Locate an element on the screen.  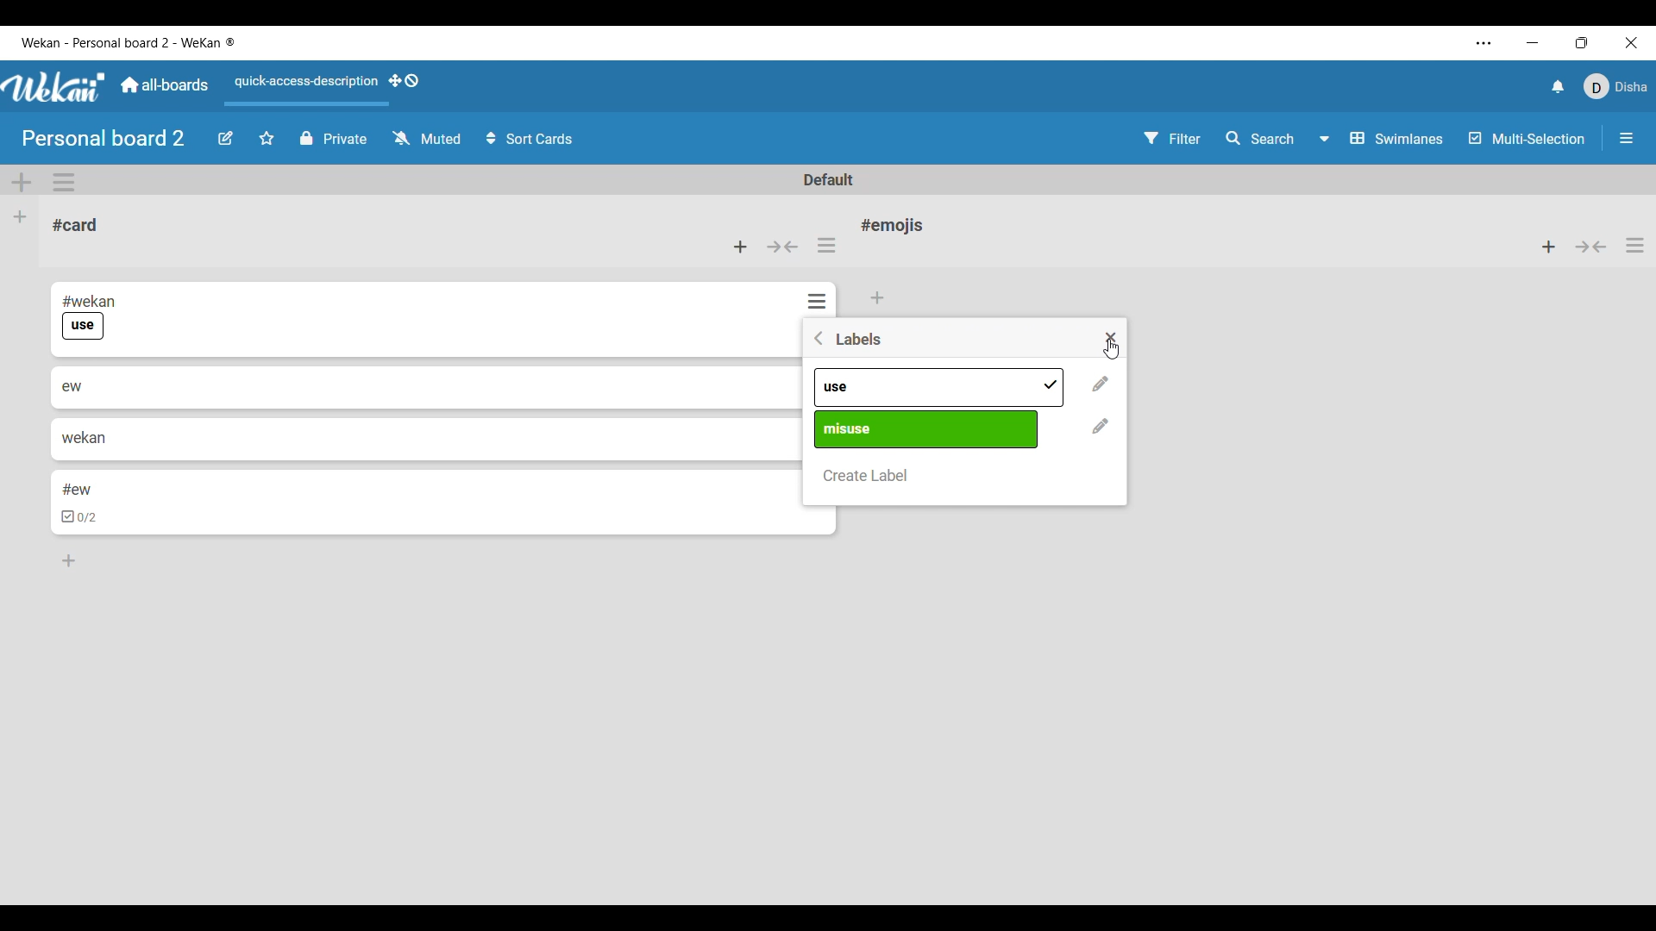
wekan is located at coordinates (85, 438).